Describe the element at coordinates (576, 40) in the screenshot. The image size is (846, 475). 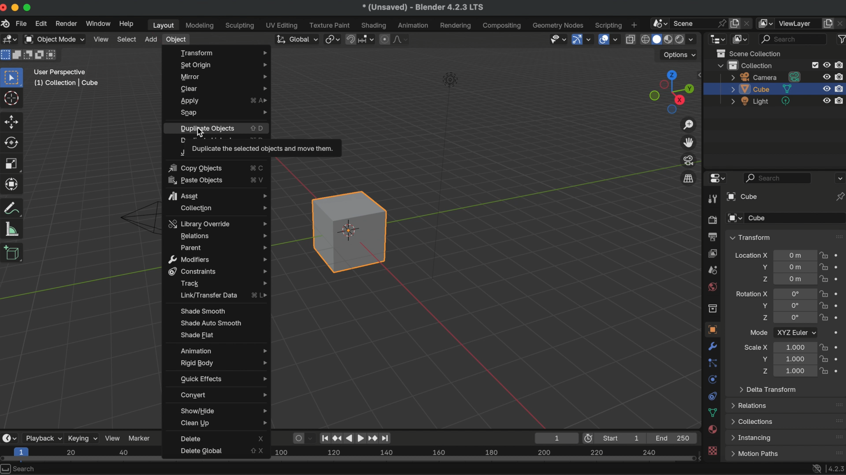
I see `show gizmo` at that location.